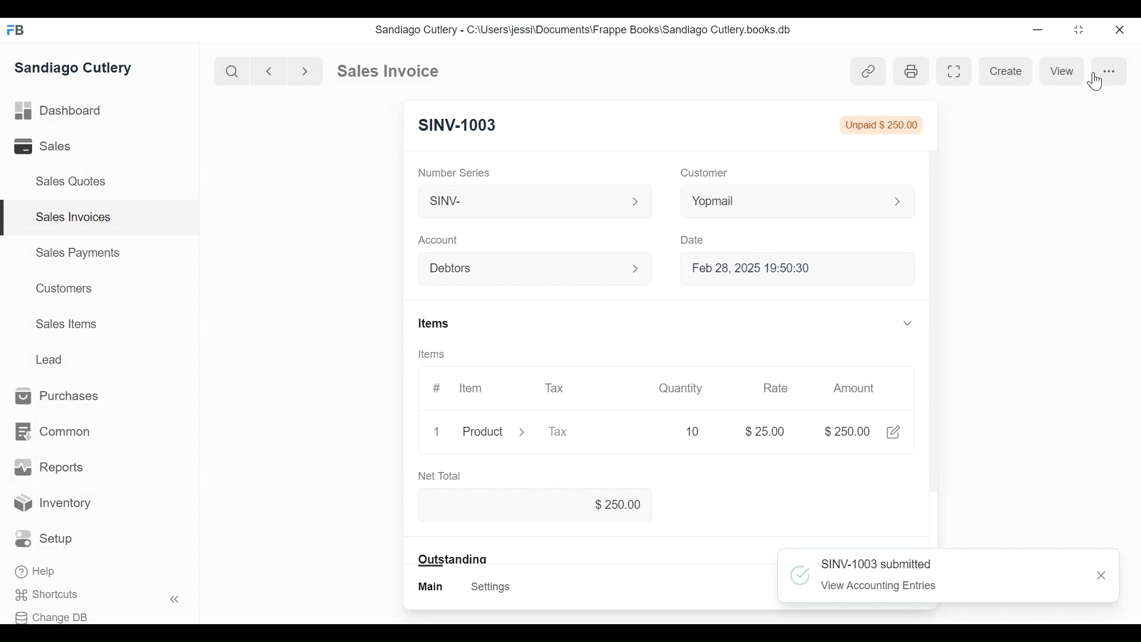 The image size is (1141, 642). I want to click on cursor, so click(1096, 83).